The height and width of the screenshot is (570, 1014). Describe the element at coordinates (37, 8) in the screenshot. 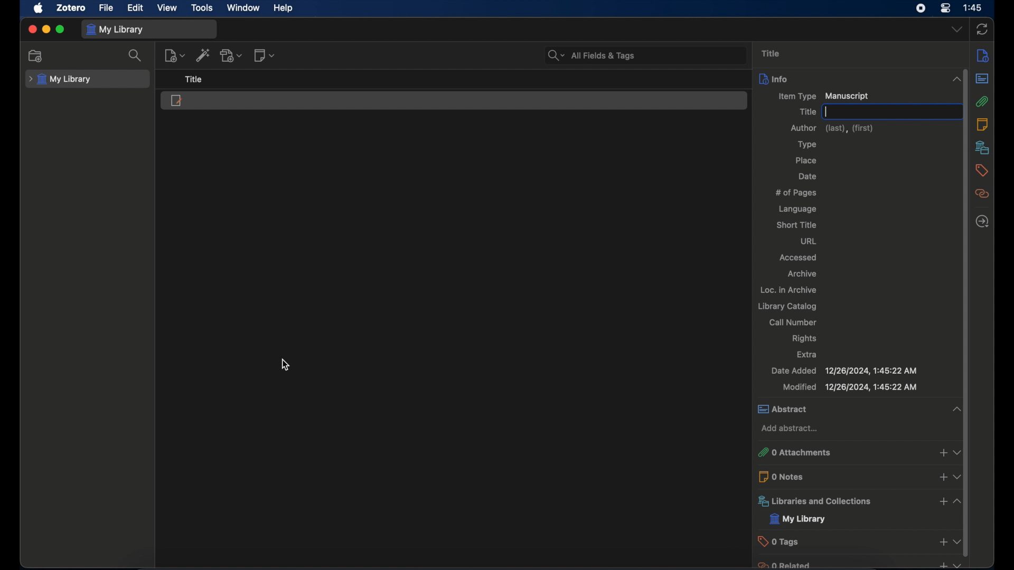

I see `apple` at that location.